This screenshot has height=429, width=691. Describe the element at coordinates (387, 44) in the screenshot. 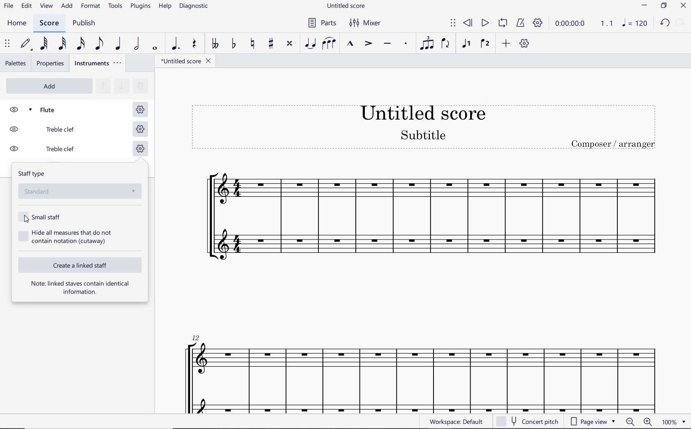

I see `TENUTO` at that location.